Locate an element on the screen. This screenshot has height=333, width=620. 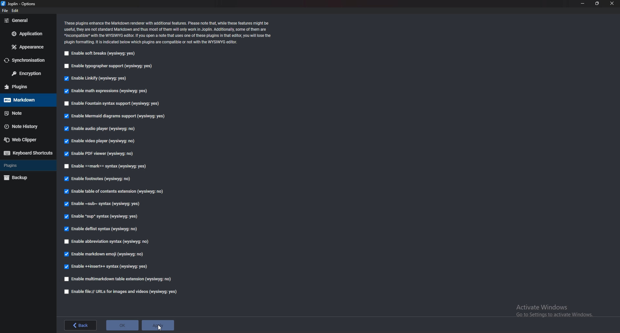
back is located at coordinates (80, 325).